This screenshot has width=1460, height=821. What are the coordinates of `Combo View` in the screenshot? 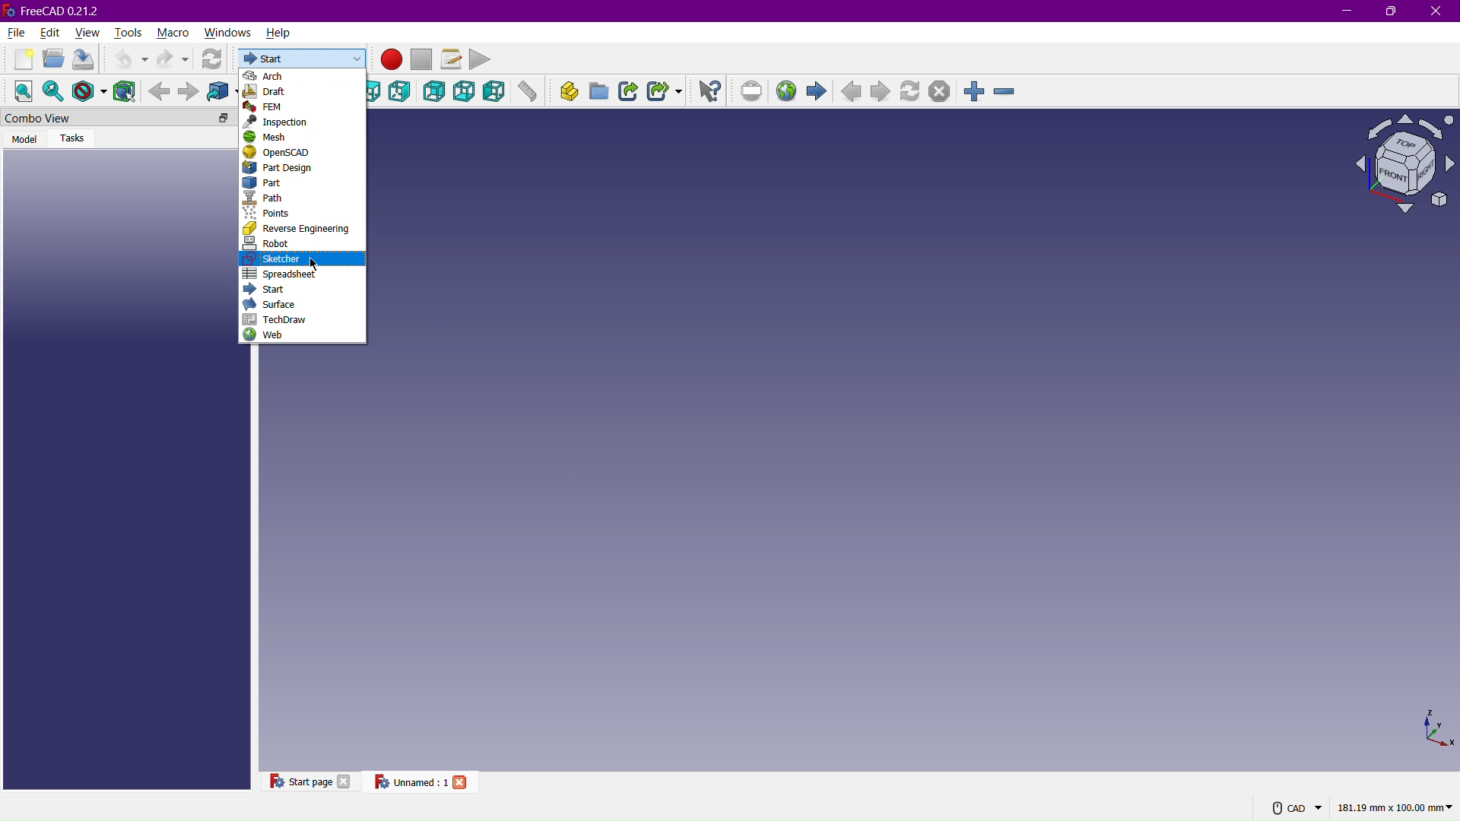 It's located at (84, 118).